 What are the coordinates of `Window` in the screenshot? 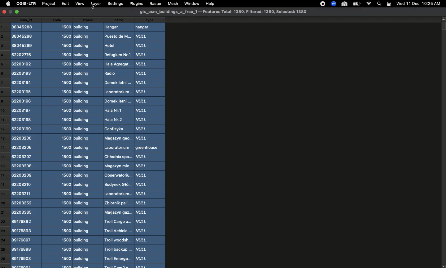 It's located at (191, 3).